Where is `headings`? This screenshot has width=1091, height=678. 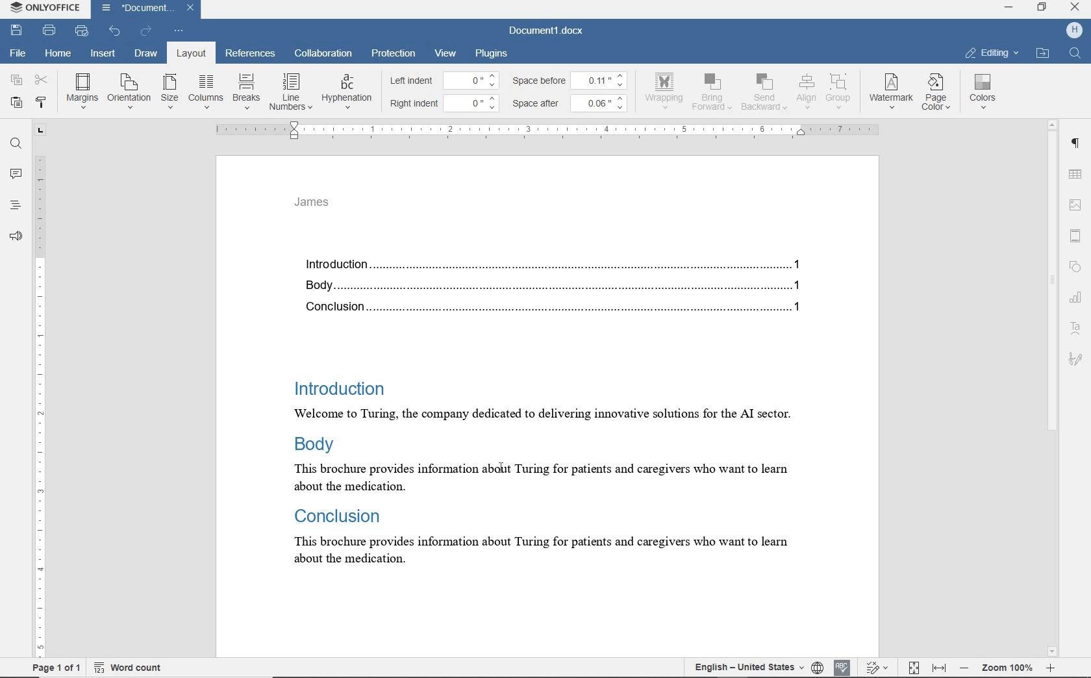 headings is located at coordinates (12, 207).